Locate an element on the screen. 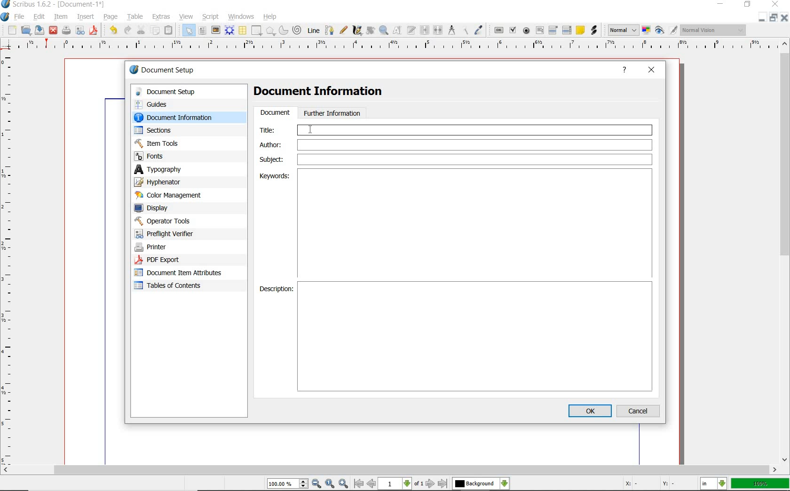 The height and width of the screenshot is (491, 790). zoom in or zoom out is located at coordinates (384, 31).